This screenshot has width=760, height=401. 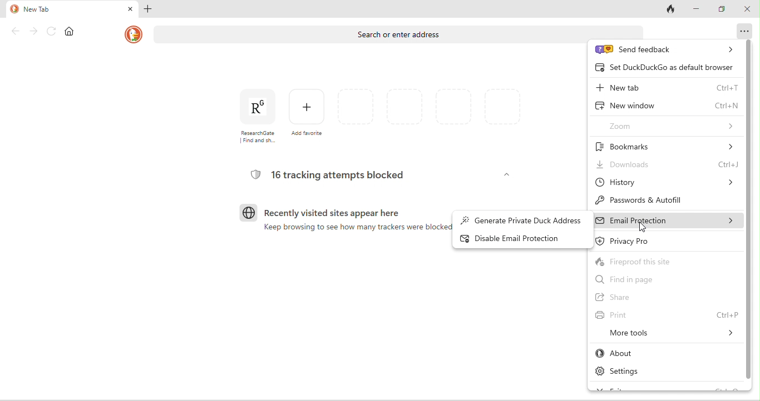 What do you see at coordinates (700, 9) in the screenshot?
I see `minimize` at bounding box center [700, 9].